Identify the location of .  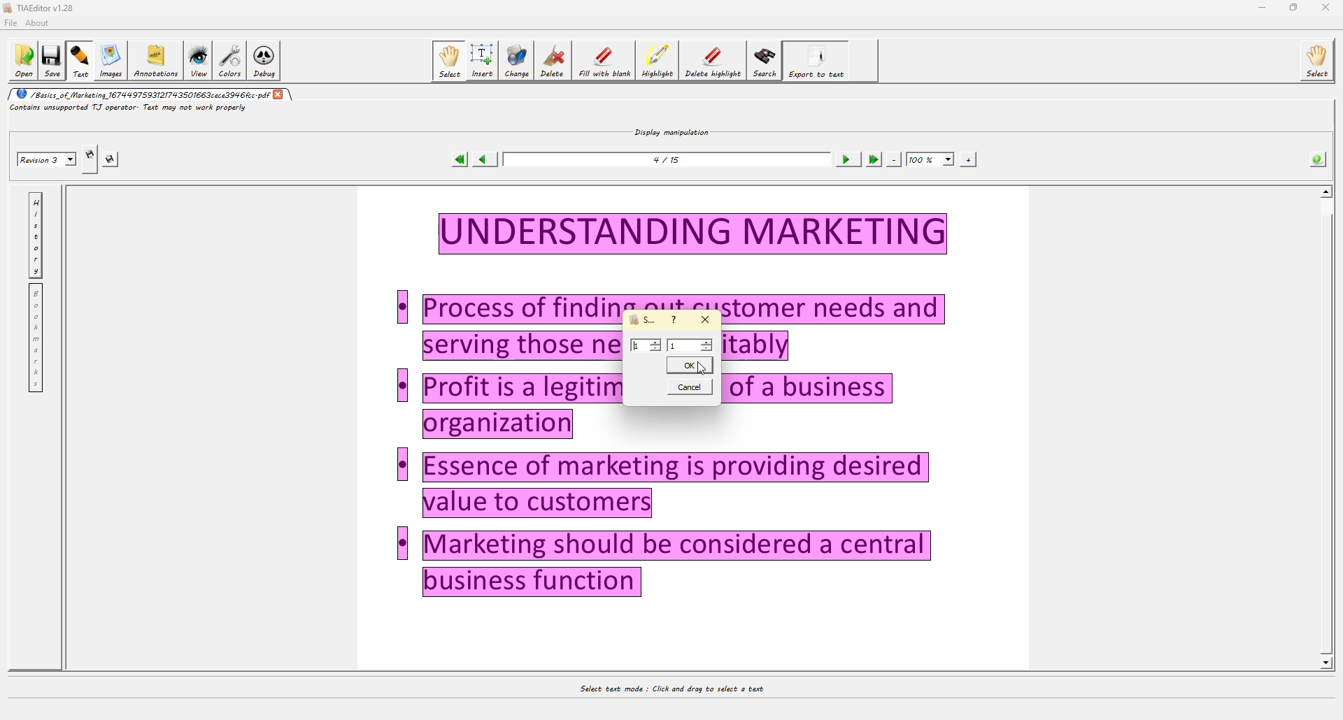
(1328, 435).